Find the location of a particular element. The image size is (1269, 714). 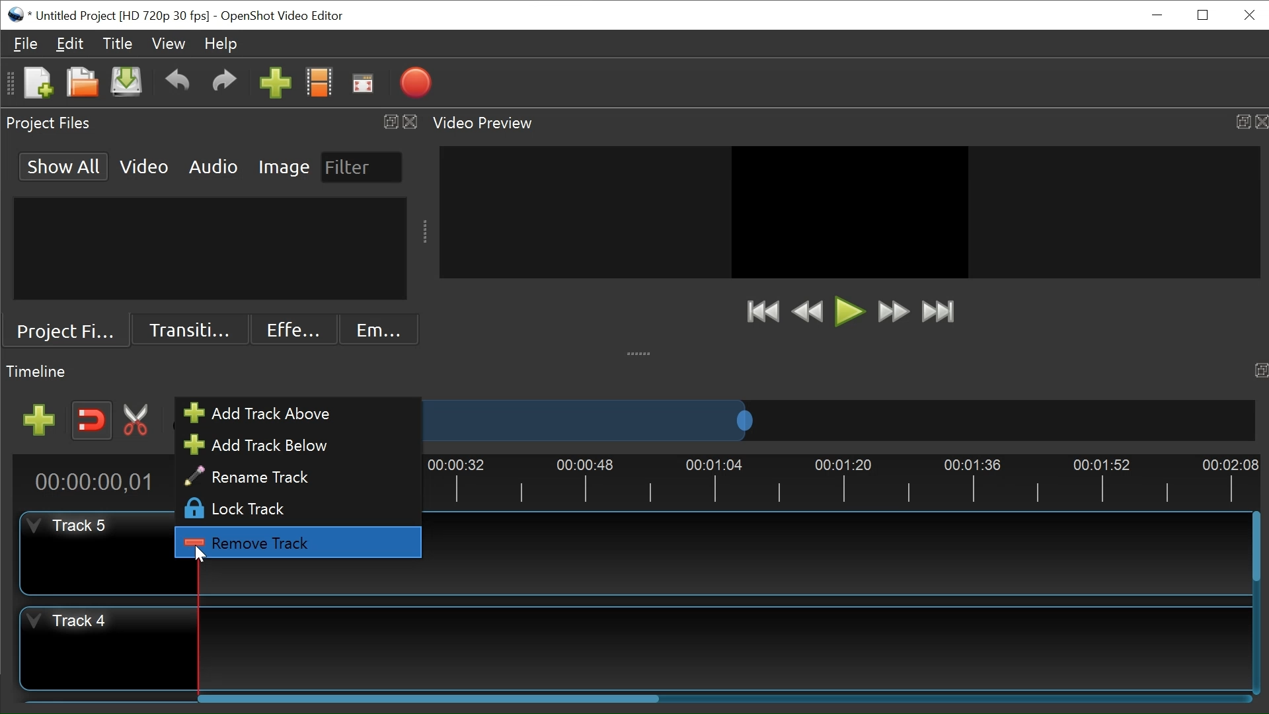

Open File is located at coordinates (80, 84).